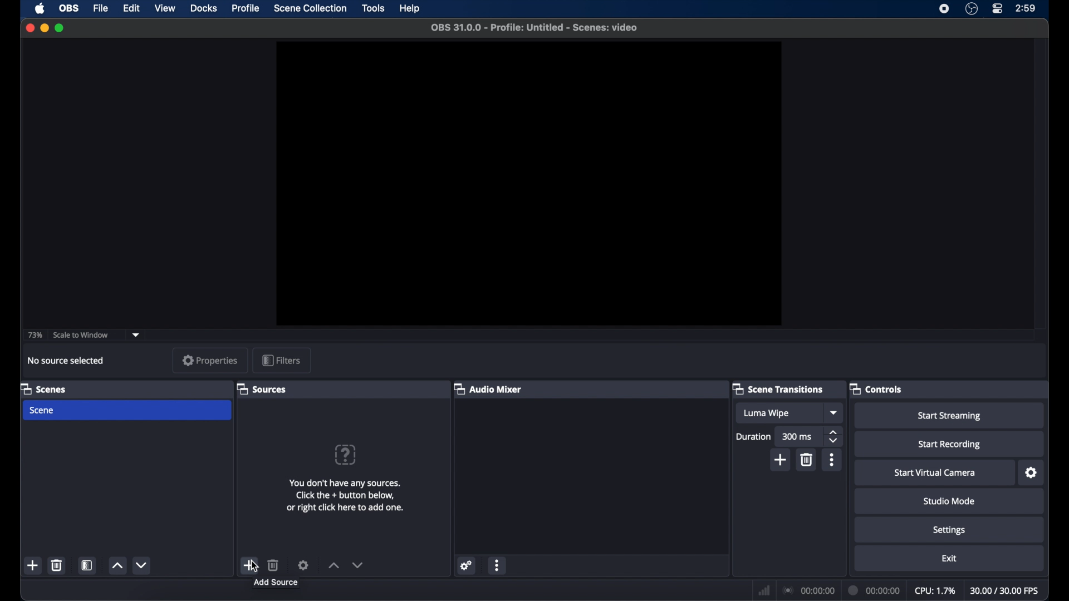 The width and height of the screenshot is (1069, 601). I want to click on info, so click(346, 495).